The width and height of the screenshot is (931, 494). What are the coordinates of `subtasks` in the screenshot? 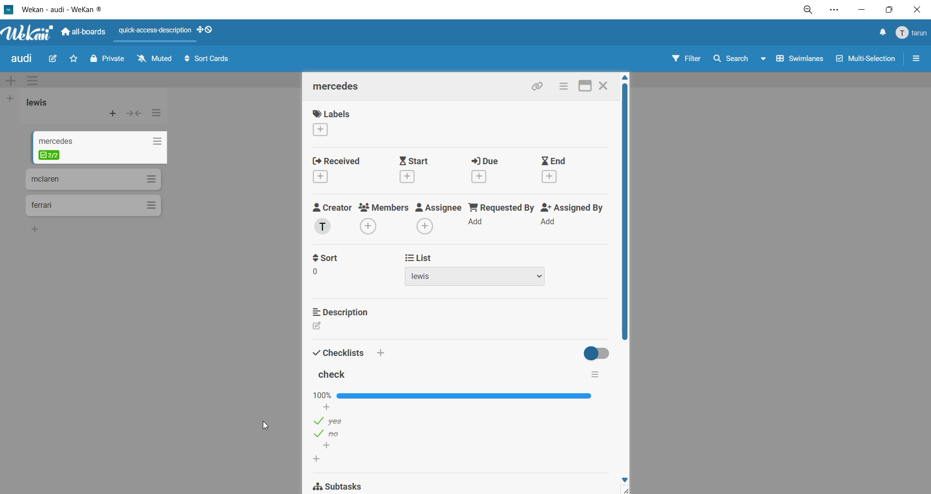 It's located at (344, 486).